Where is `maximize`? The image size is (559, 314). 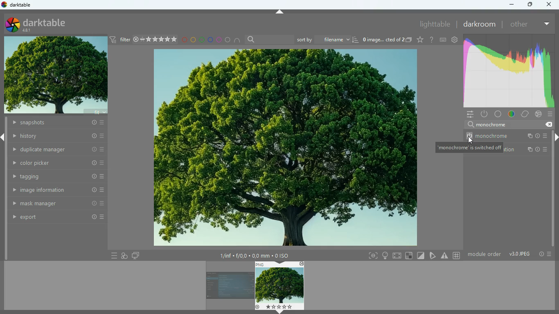
maximize is located at coordinates (529, 4).